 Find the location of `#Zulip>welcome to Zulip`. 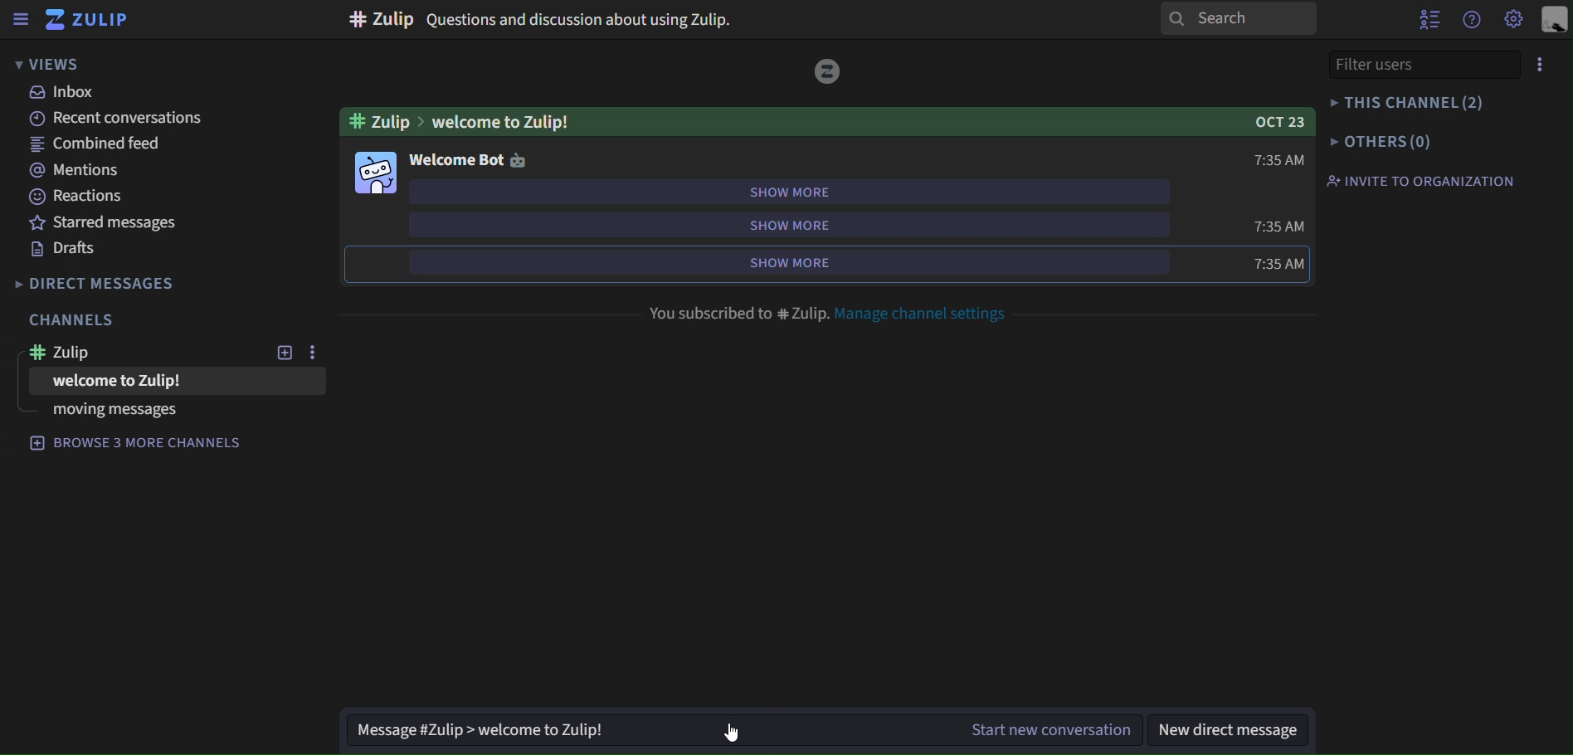

#Zulip>welcome to Zulip is located at coordinates (458, 122).